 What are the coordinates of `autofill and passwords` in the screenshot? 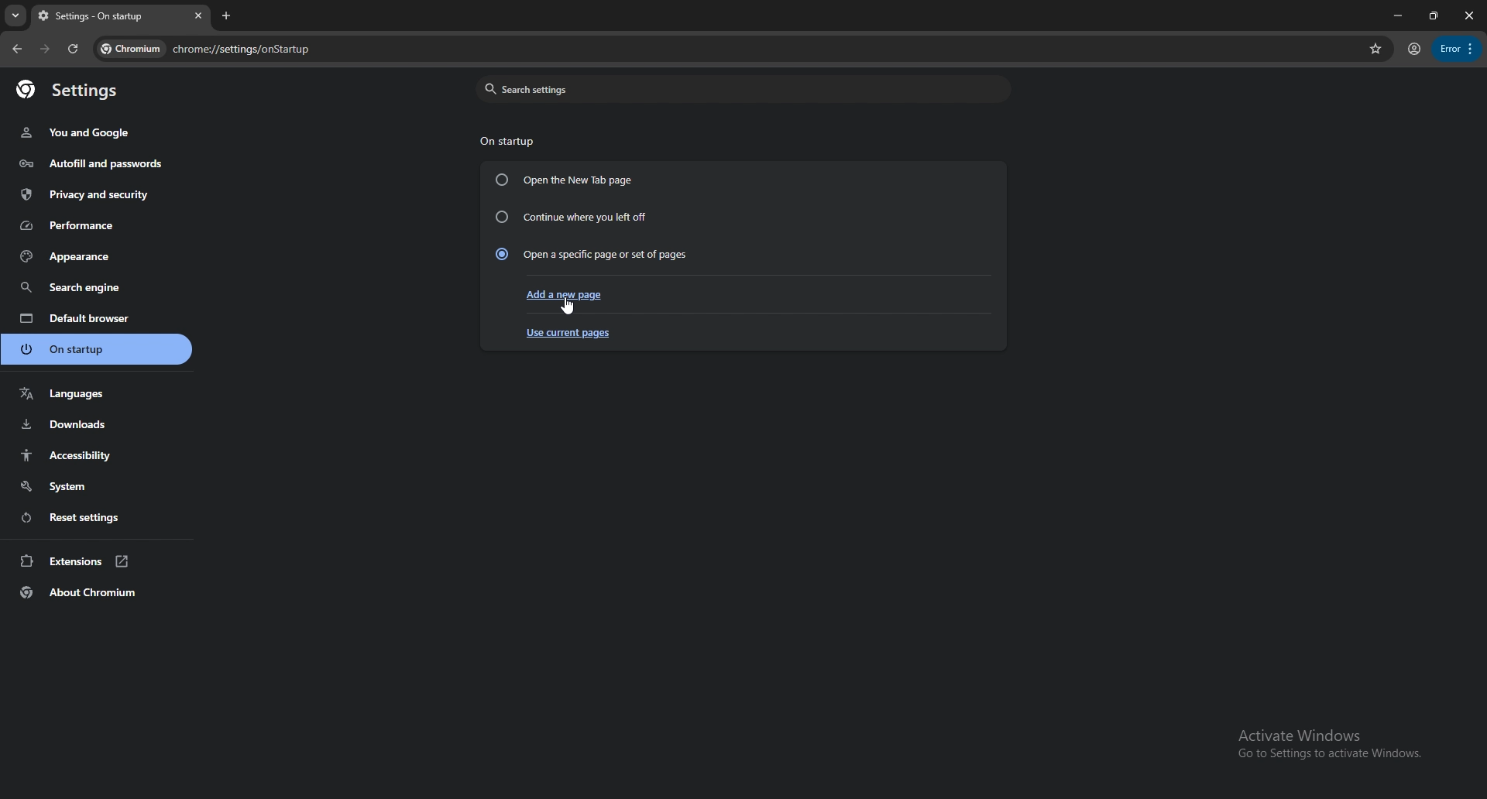 It's located at (91, 165).